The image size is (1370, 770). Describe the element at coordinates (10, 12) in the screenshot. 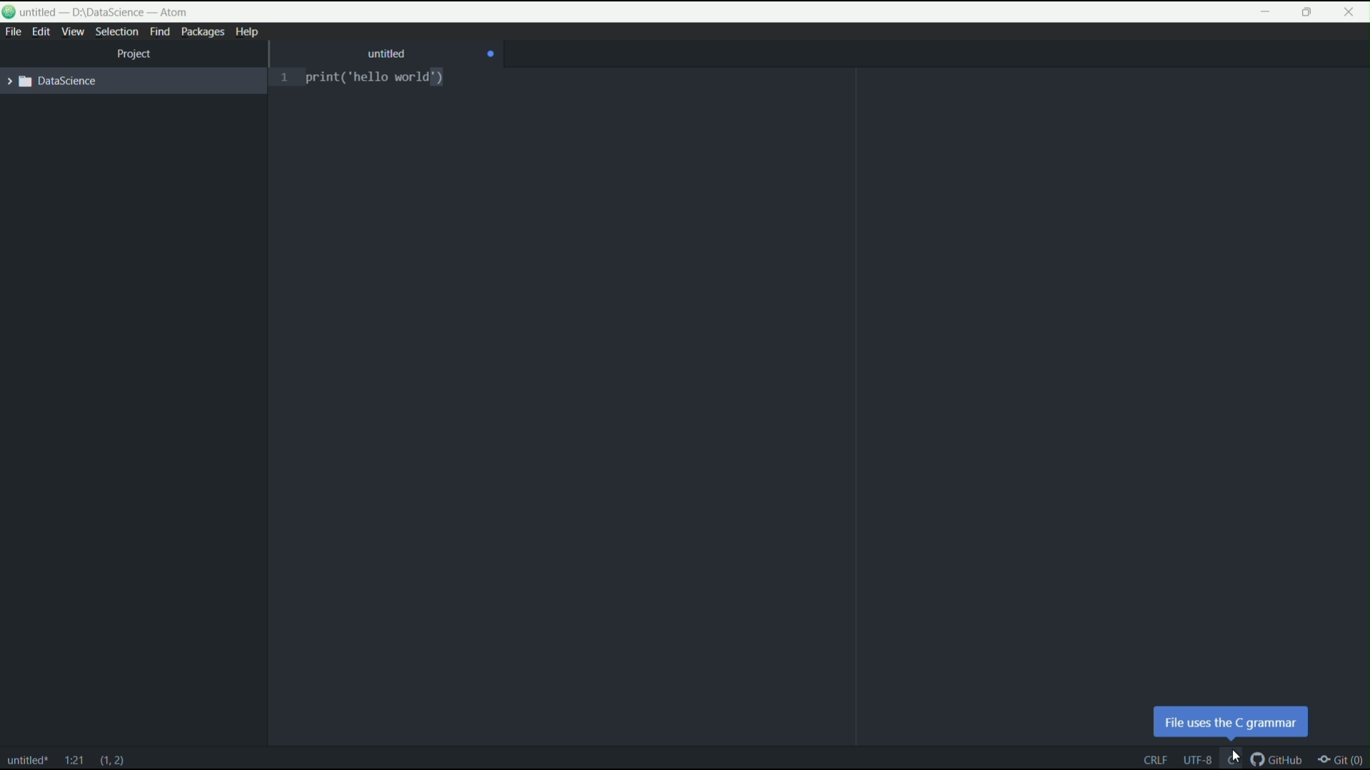

I see `logo` at that location.